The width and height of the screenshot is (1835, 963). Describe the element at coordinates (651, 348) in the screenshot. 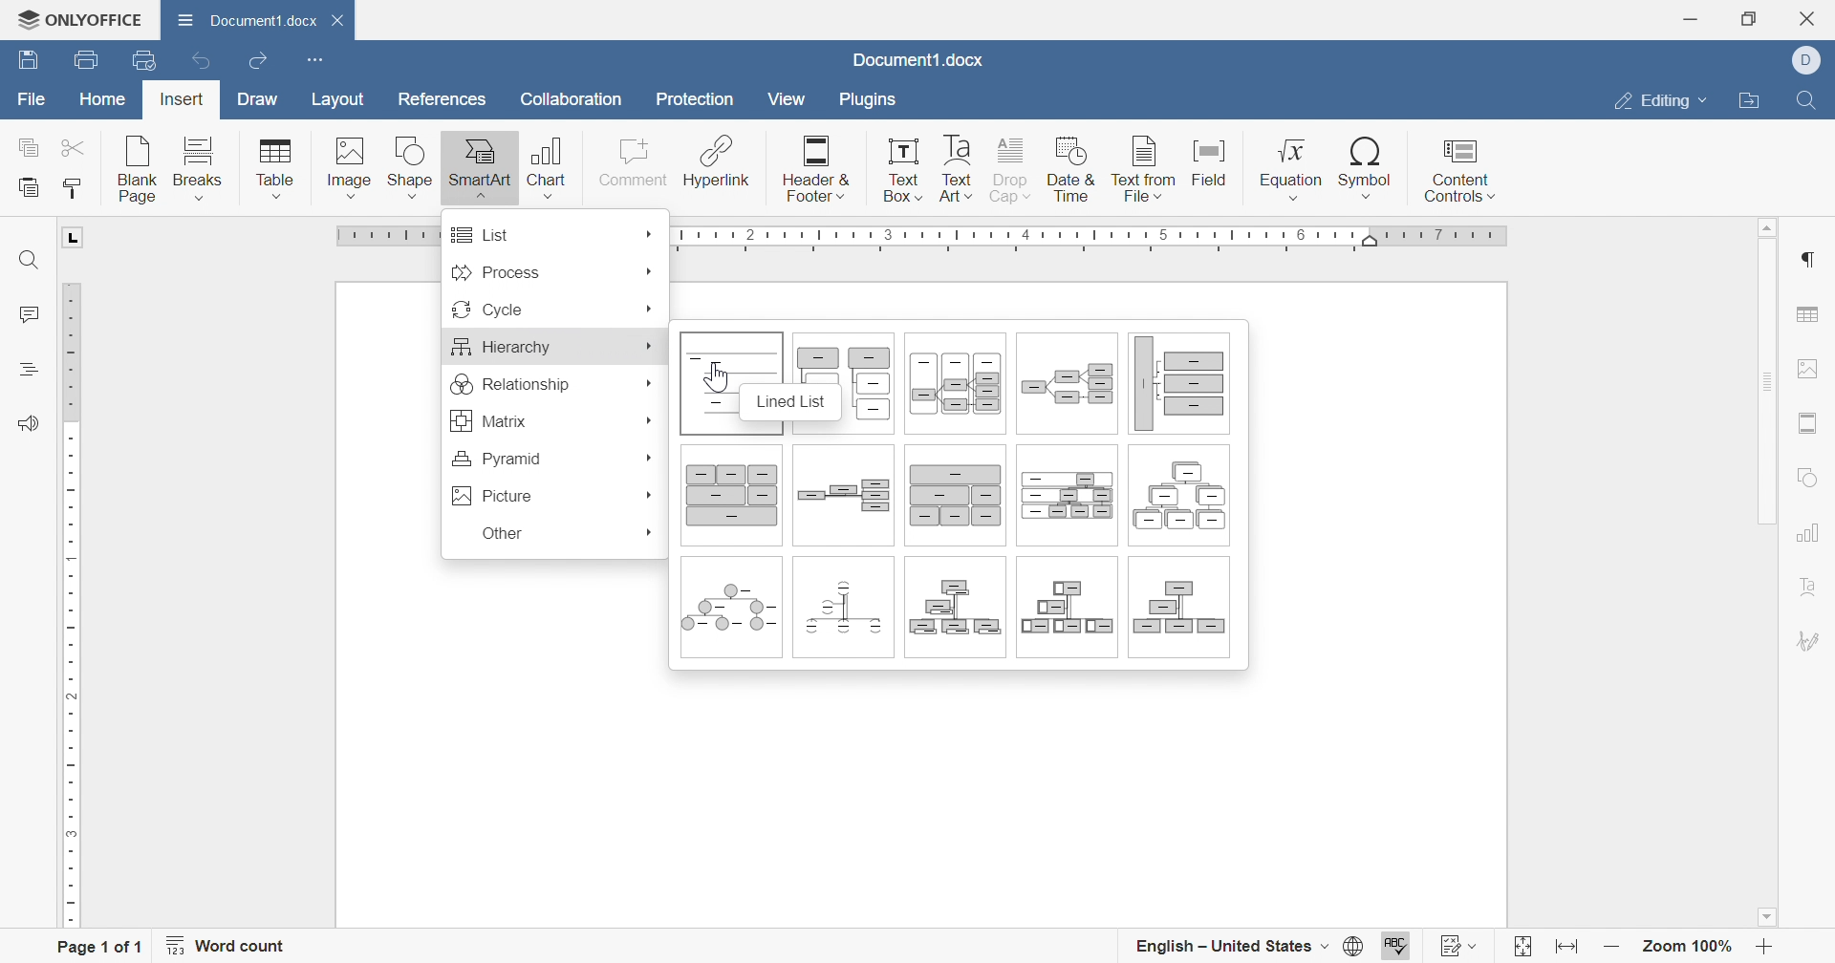

I see `More` at that location.